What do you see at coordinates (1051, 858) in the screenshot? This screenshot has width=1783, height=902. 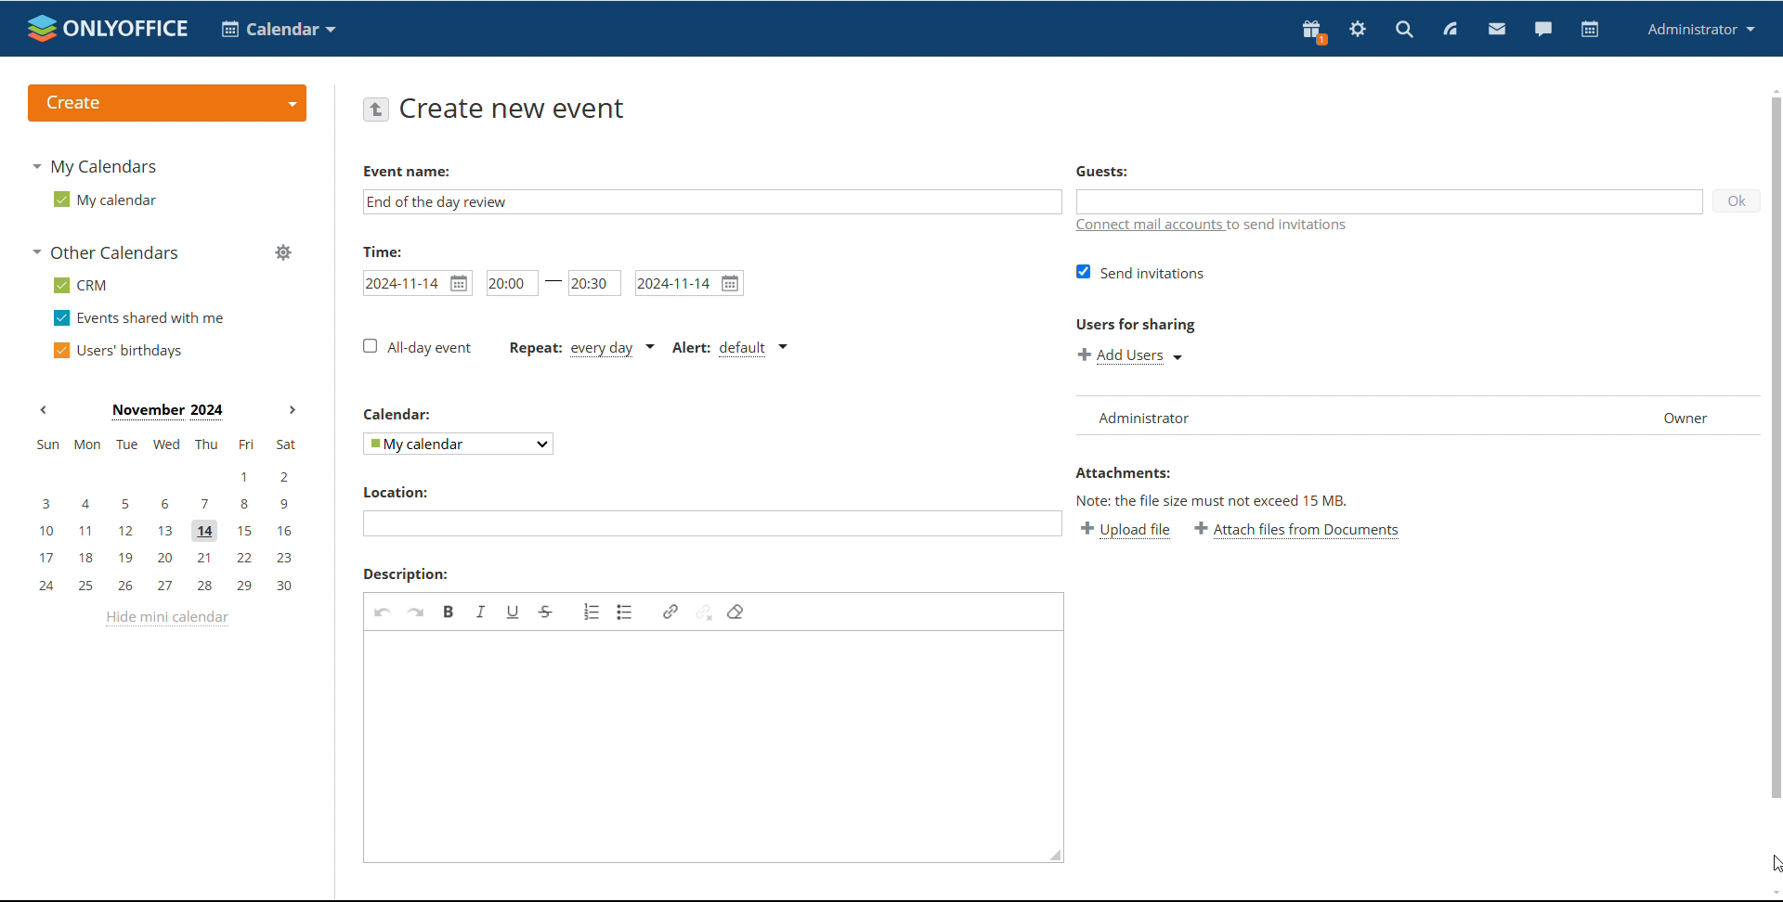 I see `resize box` at bounding box center [1051, 858].